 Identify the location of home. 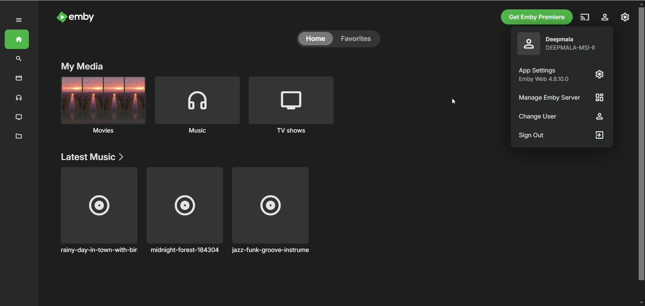
(17, 40).